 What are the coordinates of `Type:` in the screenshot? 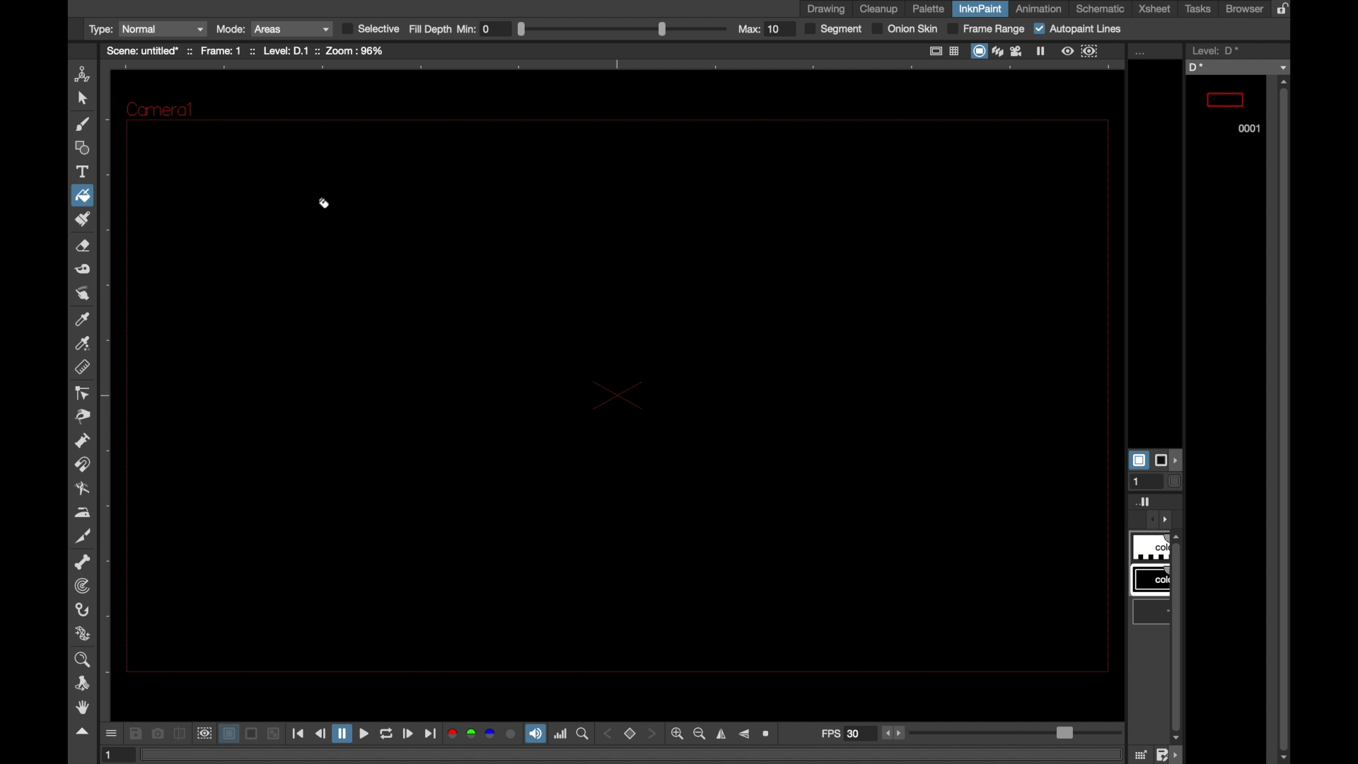 It's located at (100, 29).